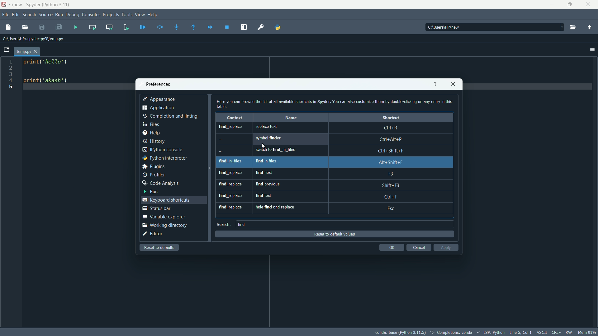 This screenshot has width=598, height=336. Describe the element at coordinates (164, 217) in the screenshot. I see `variable explorer` at that location.